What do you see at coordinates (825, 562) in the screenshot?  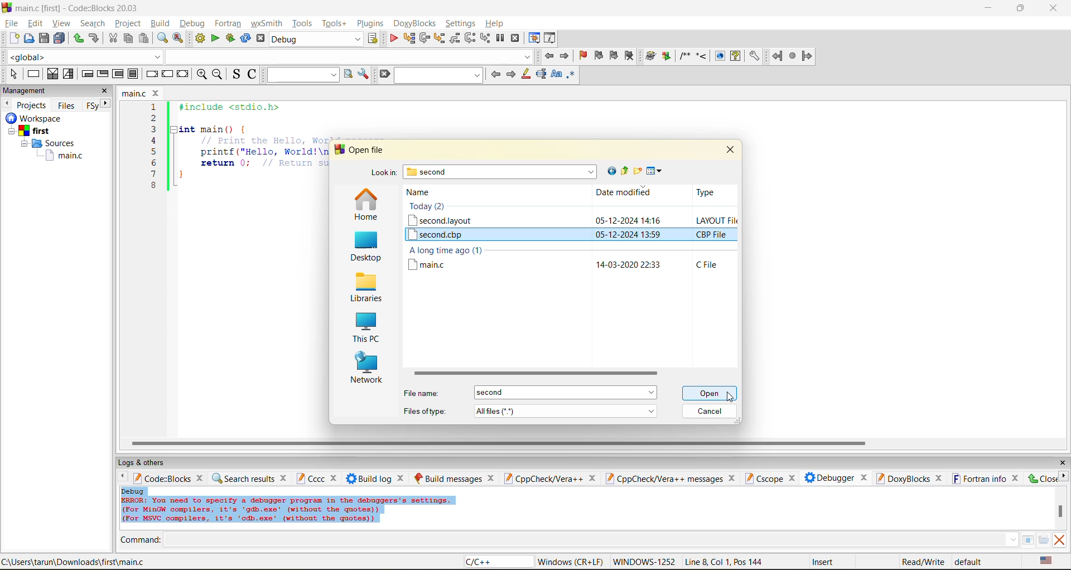 I see `insert` at bounding box center [825, 562].